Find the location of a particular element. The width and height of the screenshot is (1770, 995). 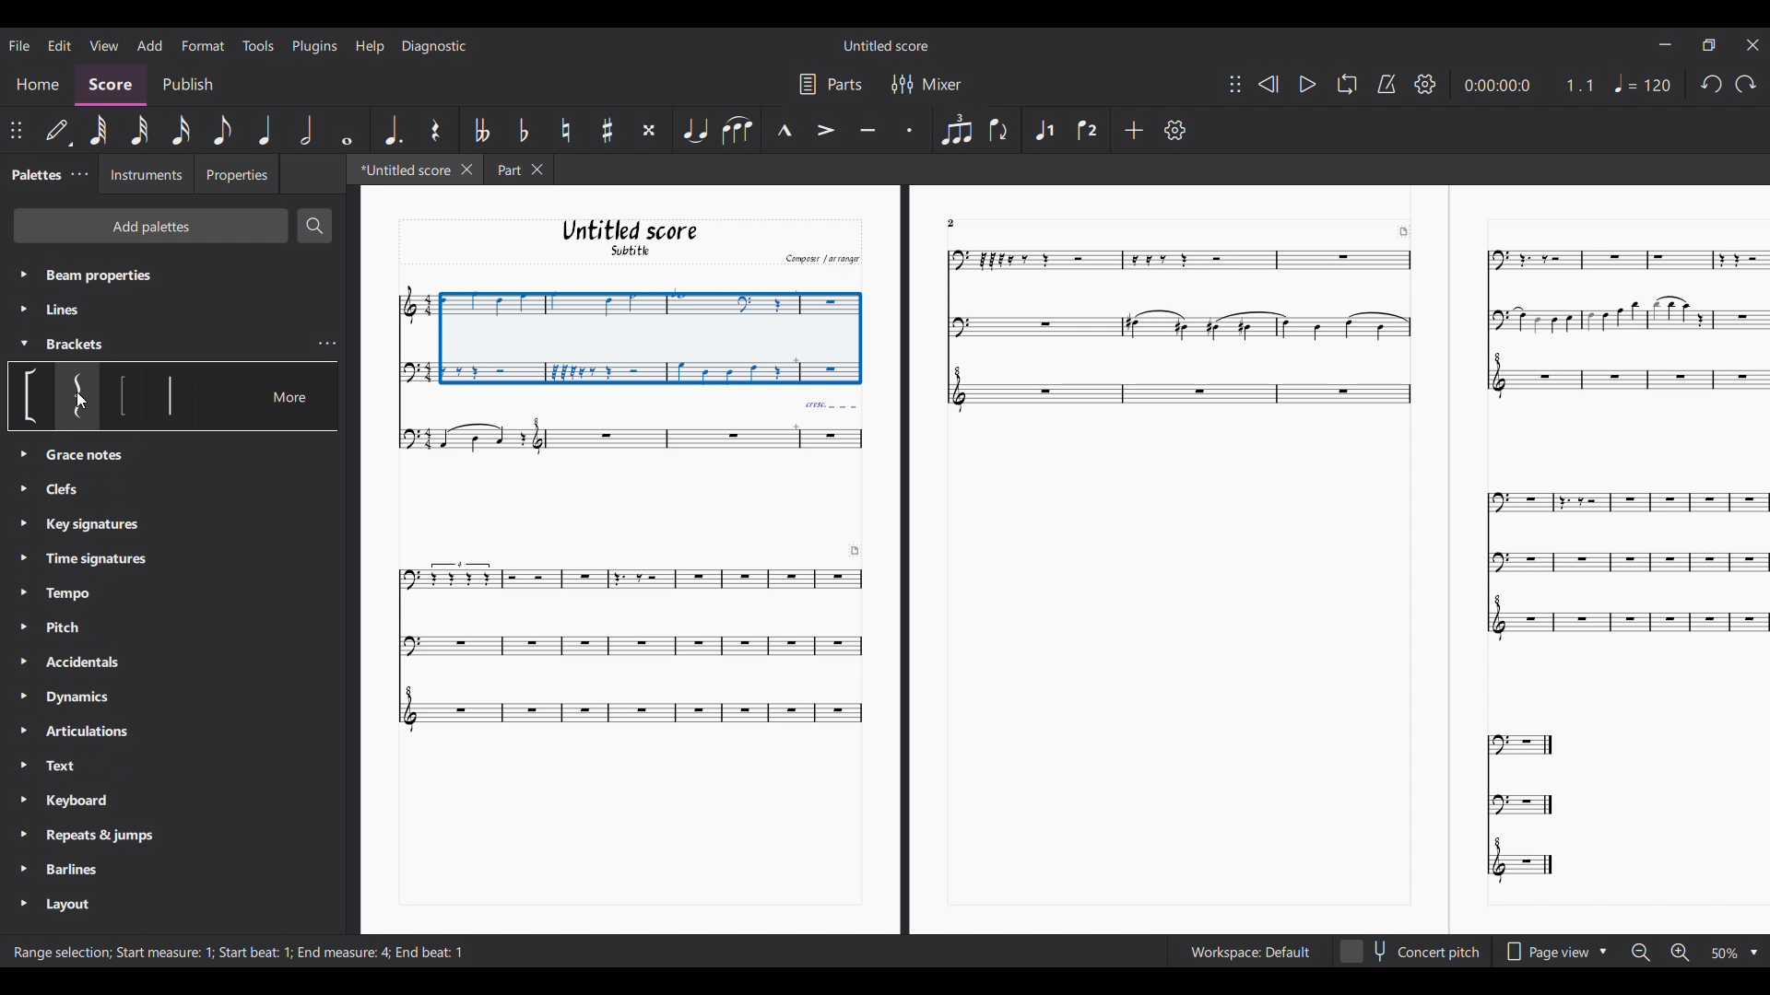

Staccato is located at coordinates (908, 129).